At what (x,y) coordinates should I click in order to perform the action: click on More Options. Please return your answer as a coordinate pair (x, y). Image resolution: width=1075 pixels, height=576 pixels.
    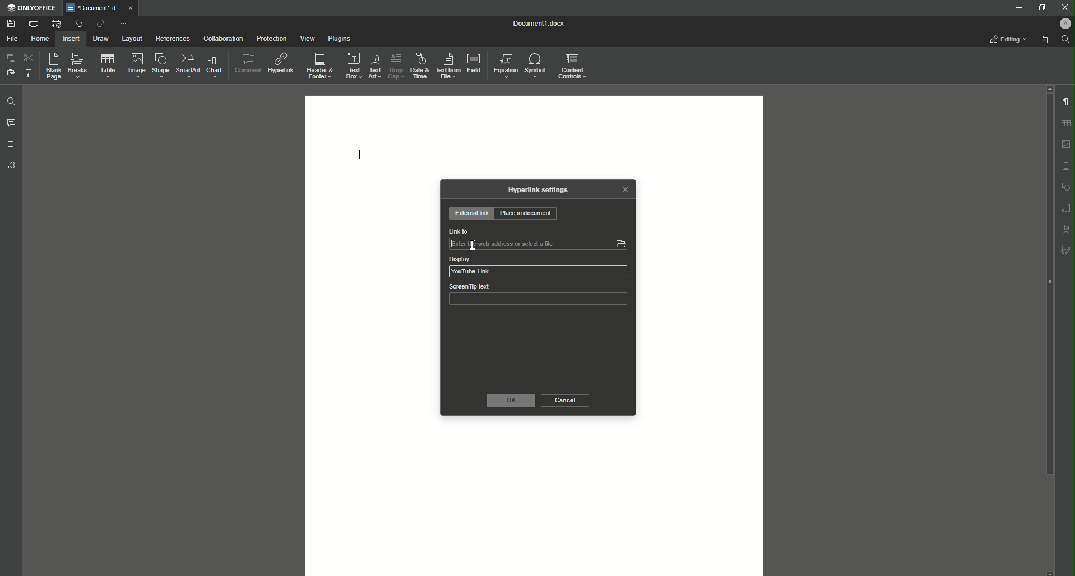
    Looking at the image, I should click on (124, 24).